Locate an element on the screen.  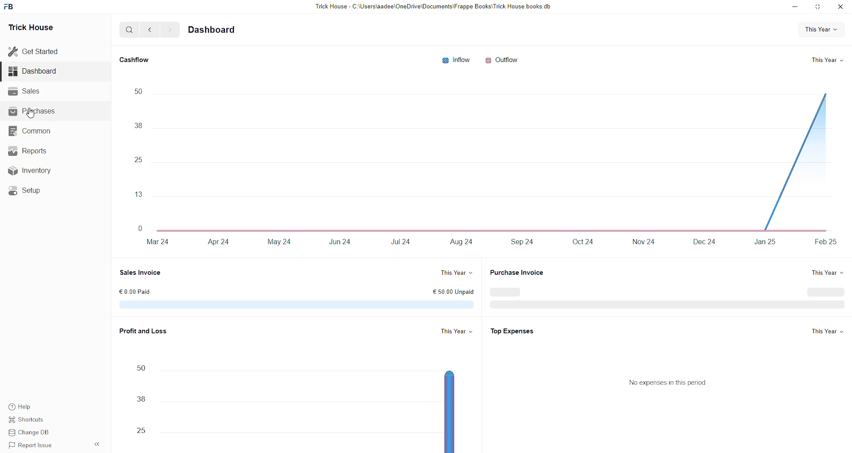
Help is located at coordinates (20, 407).